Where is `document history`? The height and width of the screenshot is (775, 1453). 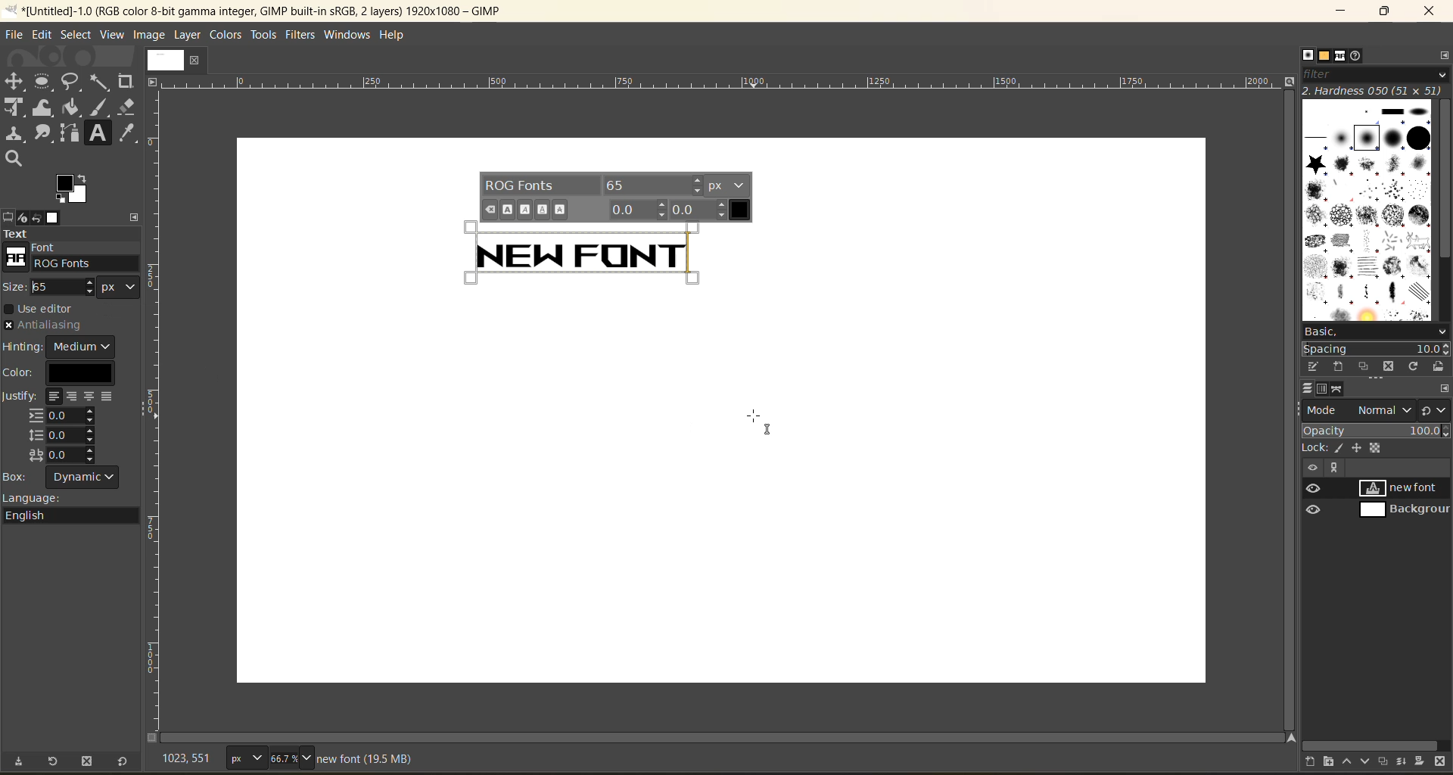
document history is located at coordinates (1357, 55).